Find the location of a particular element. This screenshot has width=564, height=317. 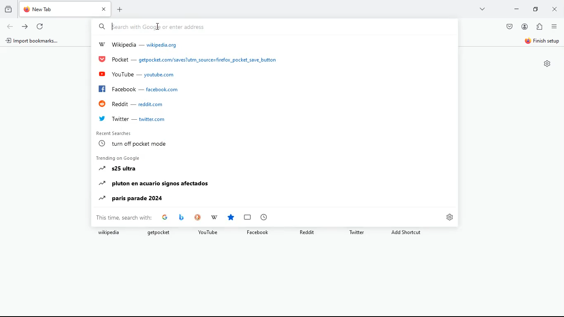

history is located at coordinates (9, 9).